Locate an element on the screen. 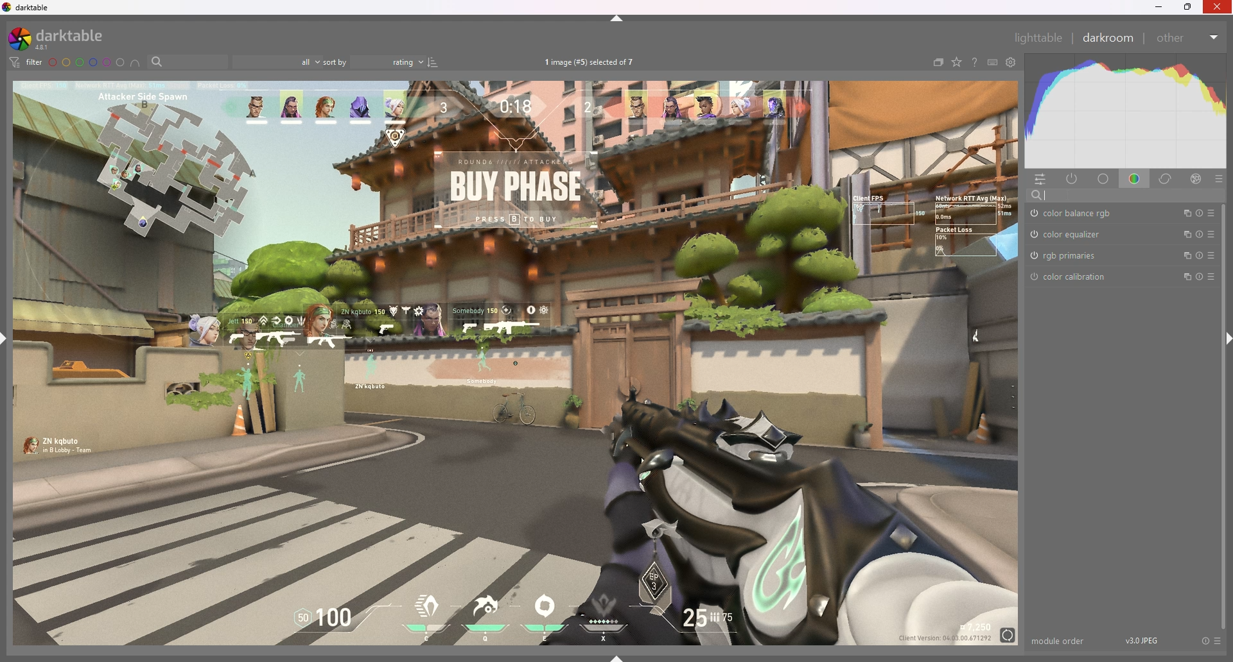 This screenshot has width=1233, height=662. minimize is located at coordinates (1159, 8).